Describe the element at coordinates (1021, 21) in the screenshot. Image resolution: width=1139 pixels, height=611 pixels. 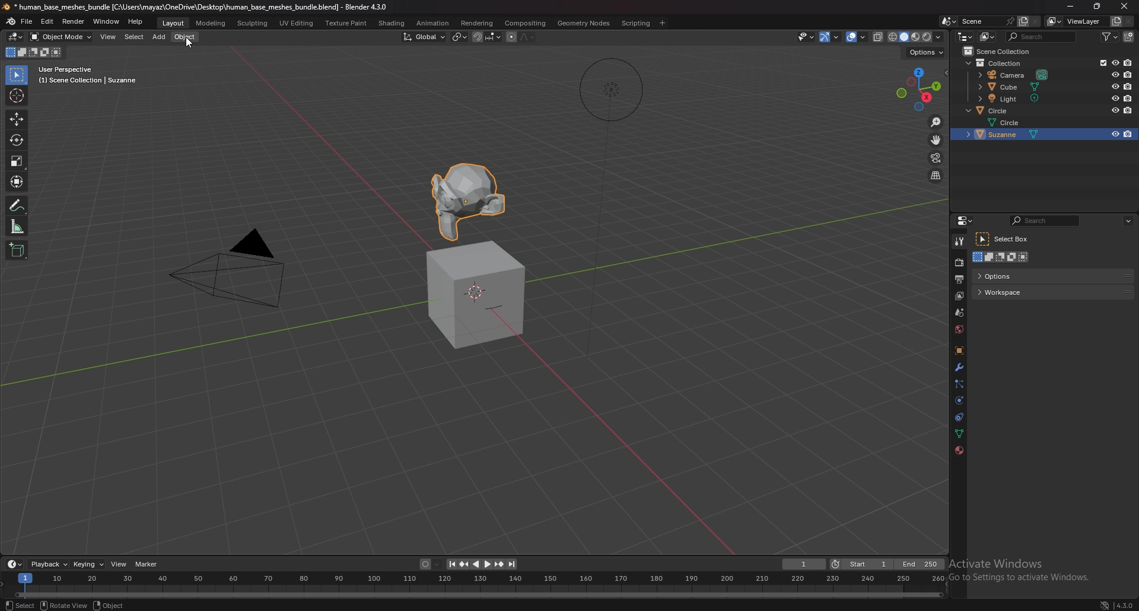
I see `add scene` at that location.